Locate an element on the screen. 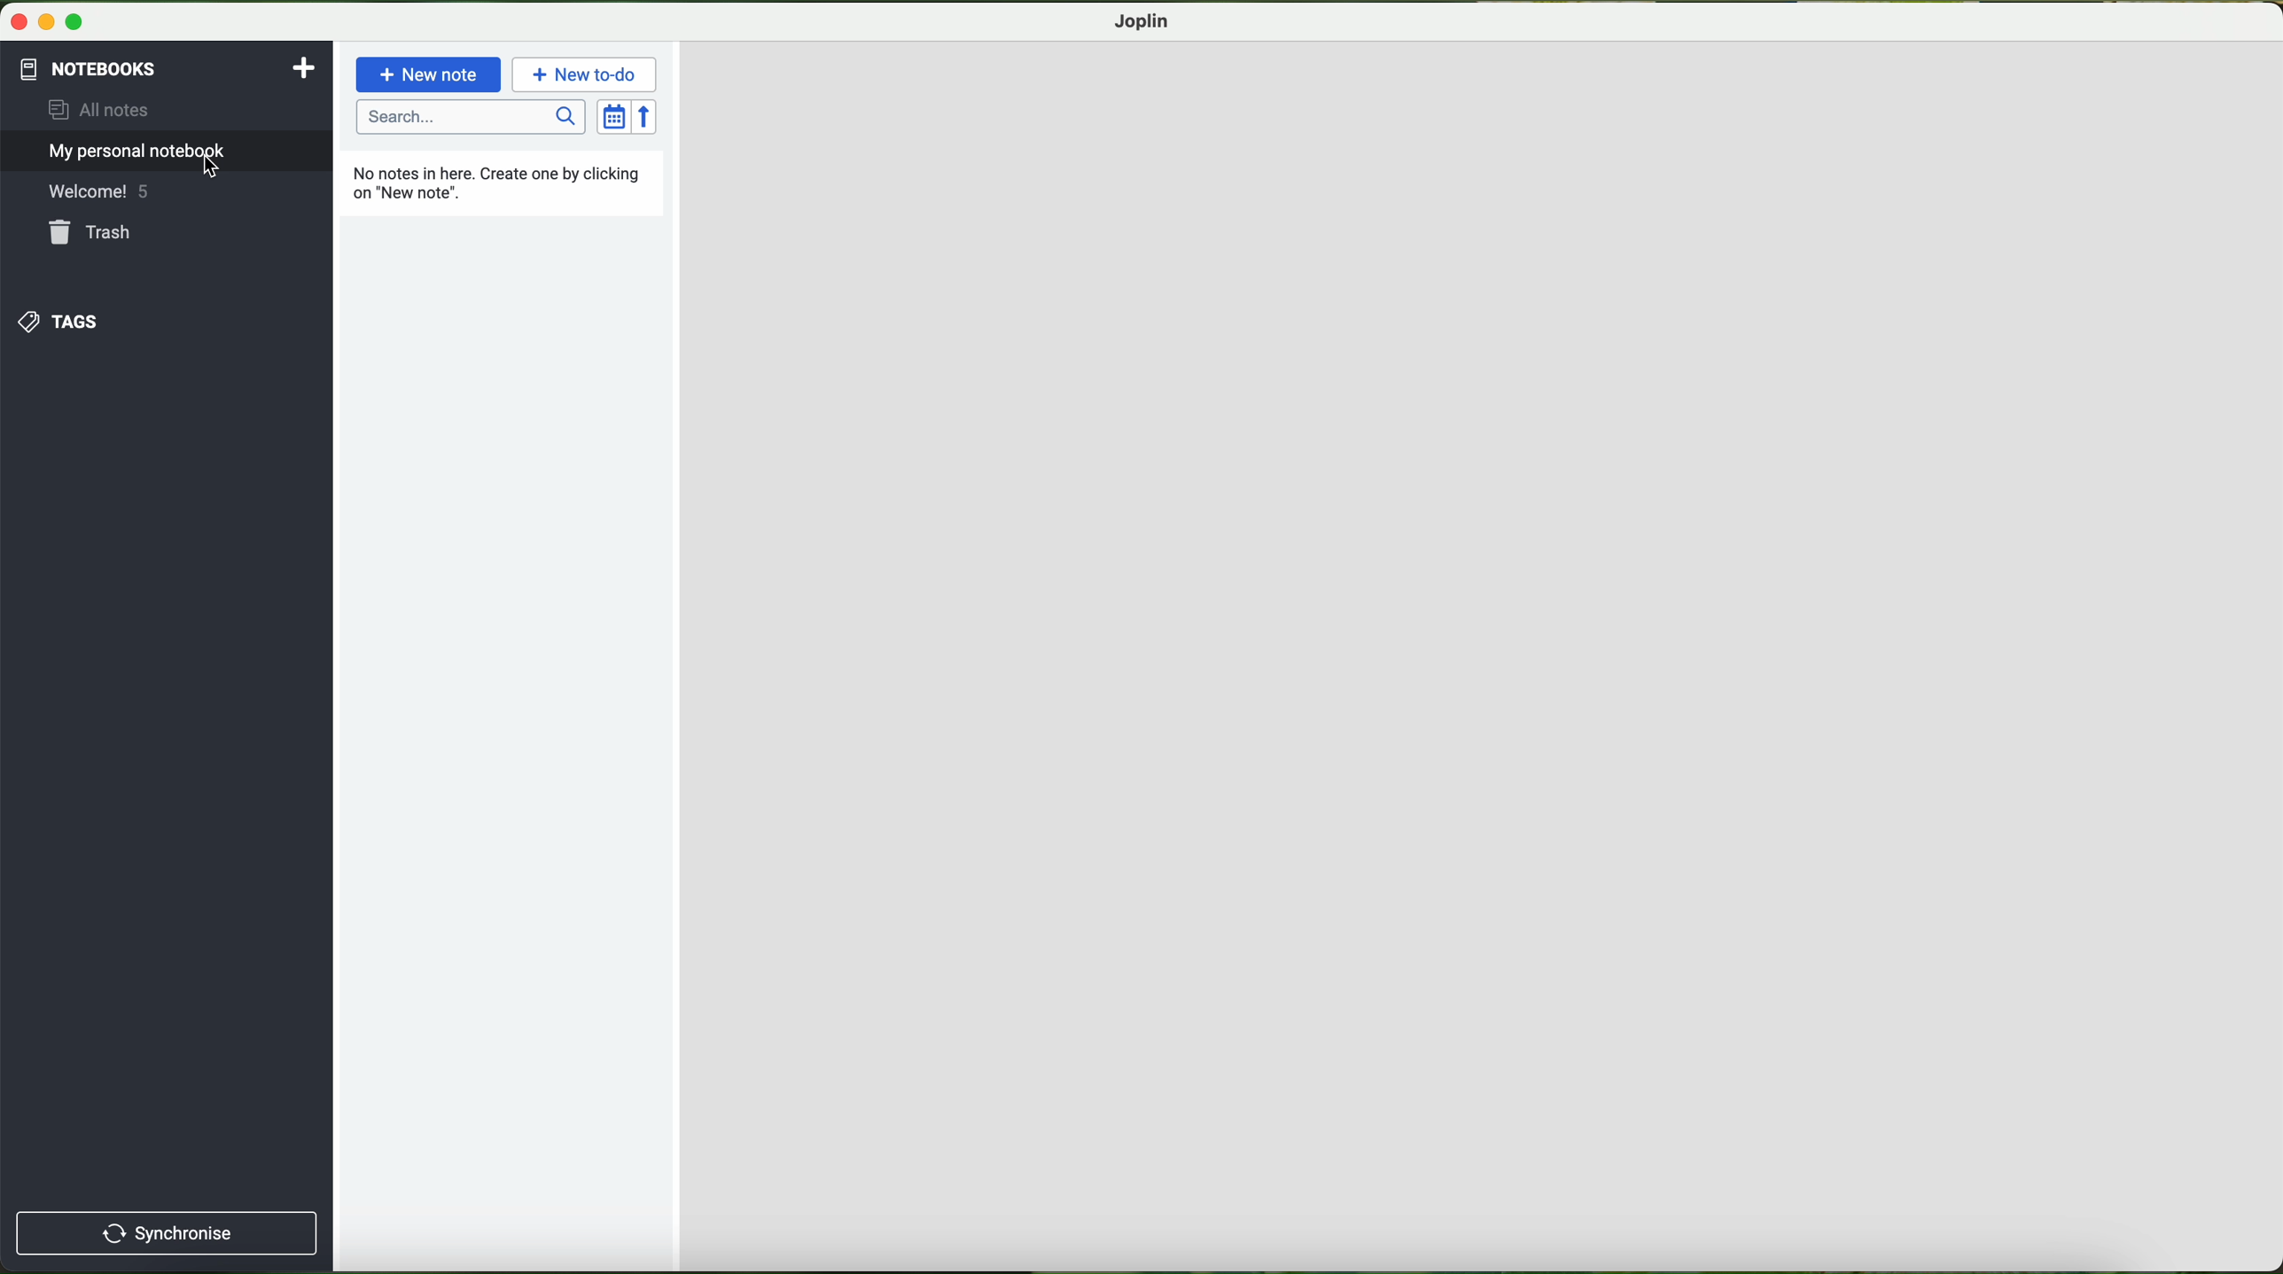  synchronise button is located at coordinates (166, 1234).